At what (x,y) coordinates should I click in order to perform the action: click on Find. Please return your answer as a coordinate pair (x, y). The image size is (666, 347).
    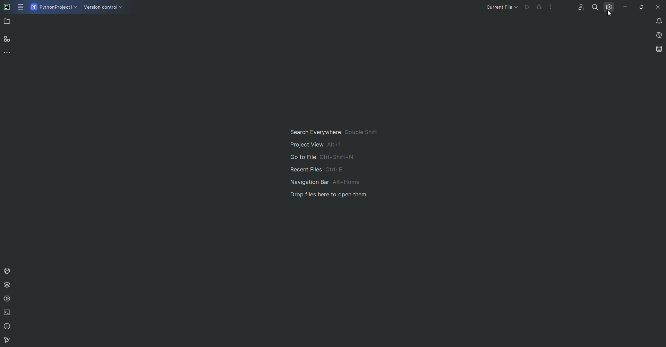
    Looking at the image, I should click on (595, 7).